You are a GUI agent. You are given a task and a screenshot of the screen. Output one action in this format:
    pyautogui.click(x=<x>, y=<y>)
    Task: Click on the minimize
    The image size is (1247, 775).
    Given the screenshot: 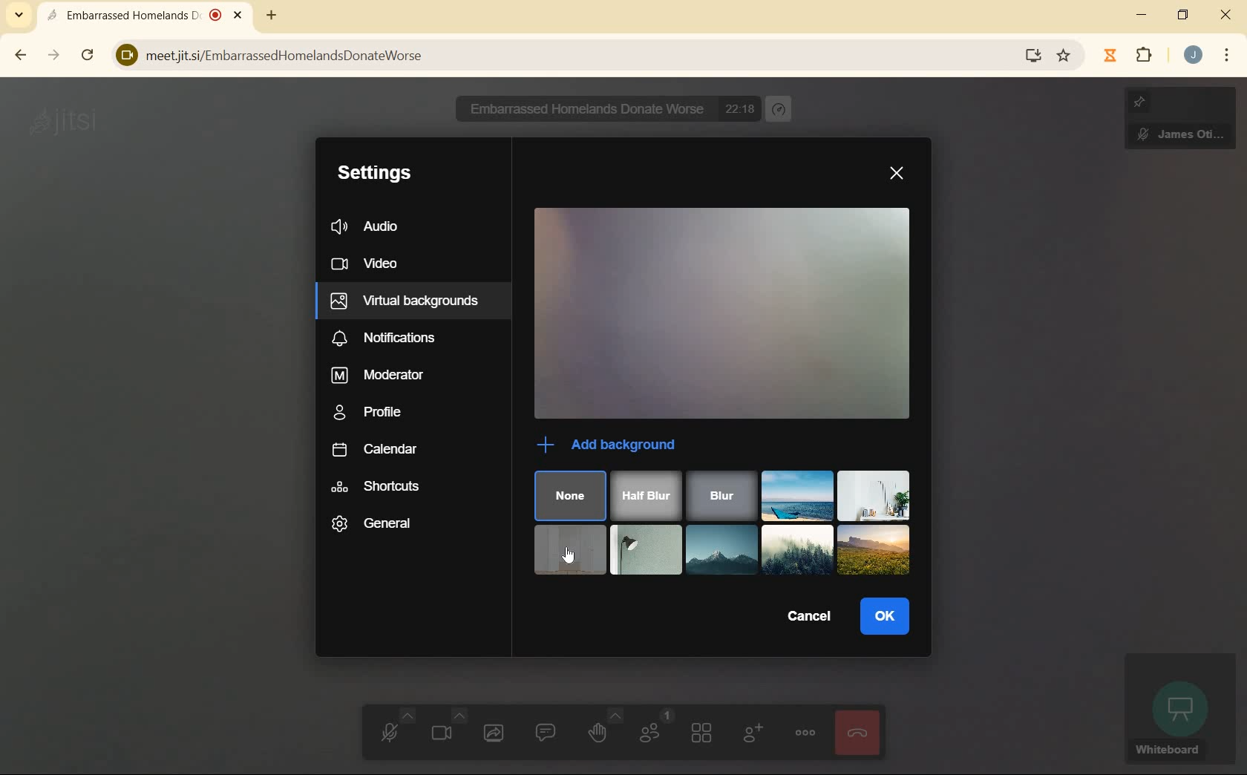 What is the action you would take?
    pyautogui.click(x=1144, y=14)
    